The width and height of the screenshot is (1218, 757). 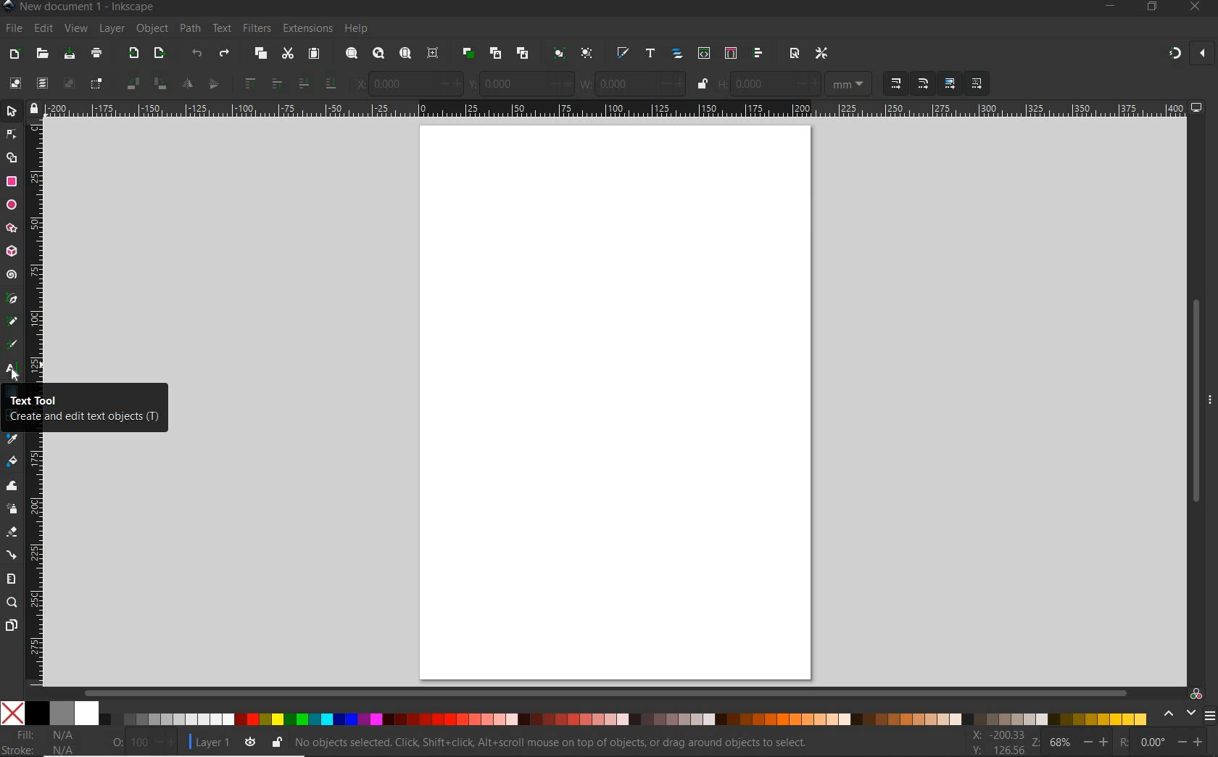 I want to click on zoom tool, so click(x=12, y=603).